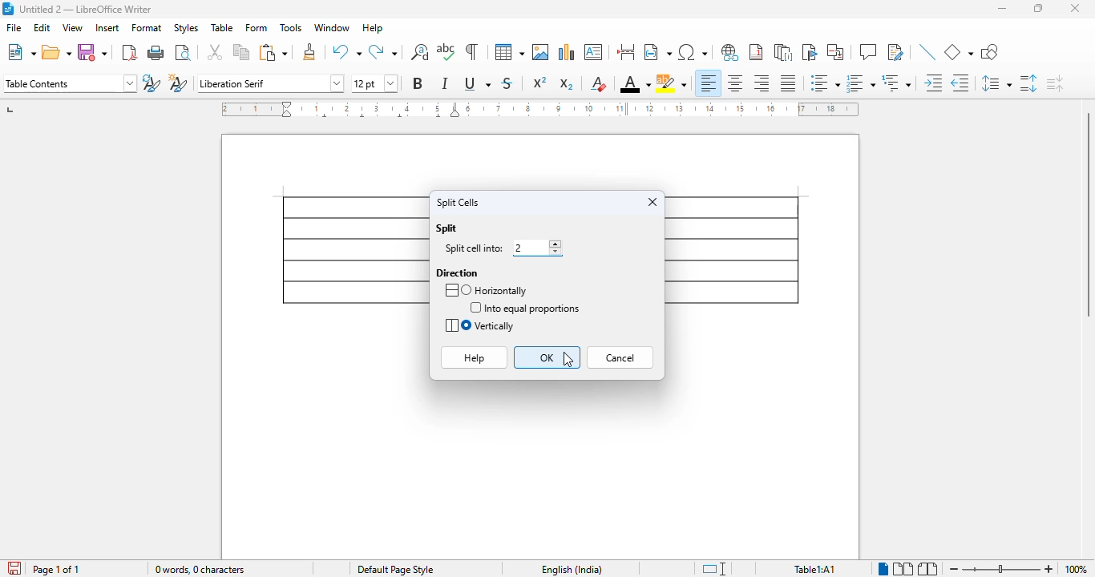 The width and height of the screenshot is (1095, 577). What do you see at coordinates (567, 52) in the screenshot?
I see `insert chart` at bounding box center [567, 52].